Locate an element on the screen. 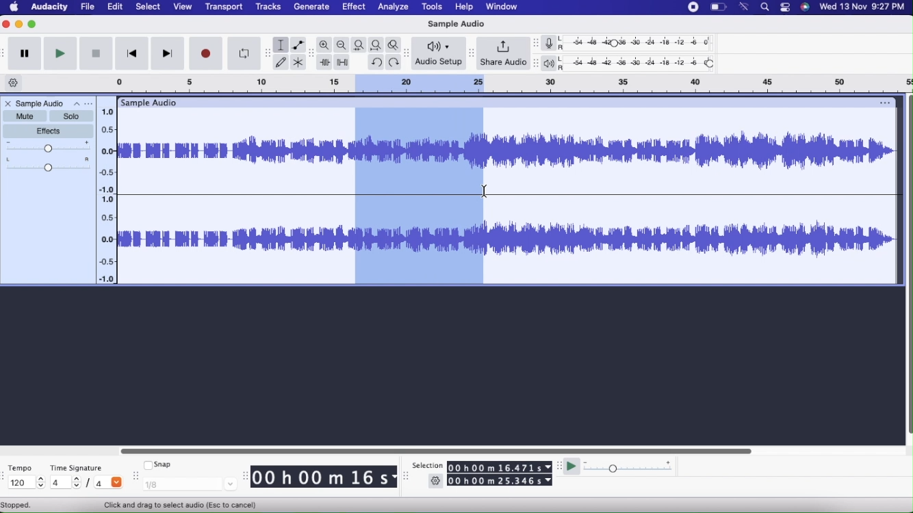 This screenshot has height=513, width=913. Pan: Center is located at coordinates (49, 164).